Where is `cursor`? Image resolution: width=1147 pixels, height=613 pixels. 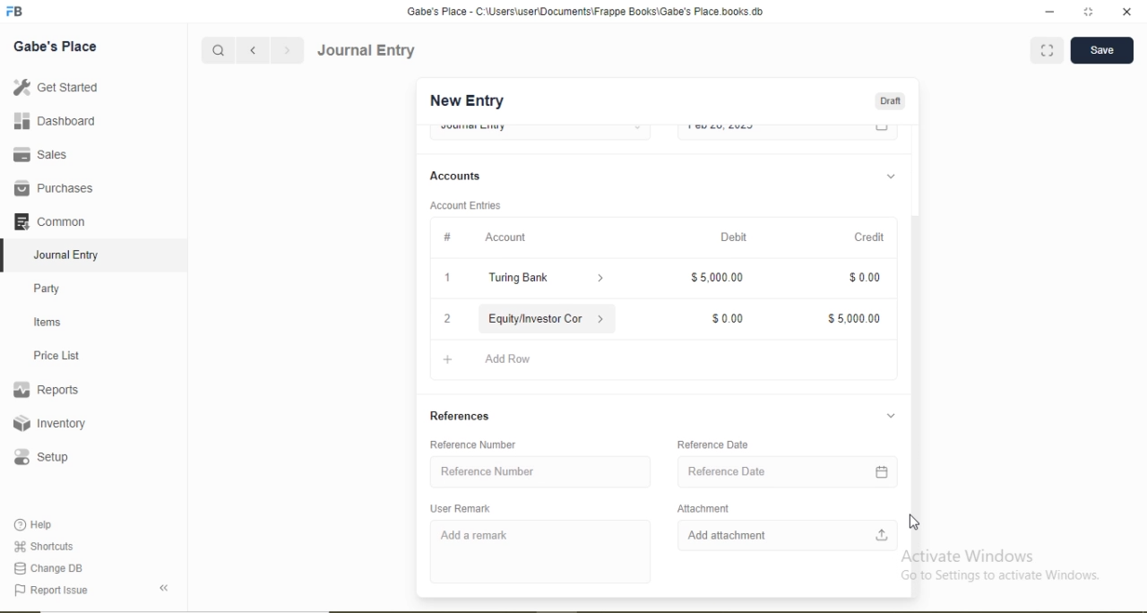 cursor is located at coordinates (919, 522).